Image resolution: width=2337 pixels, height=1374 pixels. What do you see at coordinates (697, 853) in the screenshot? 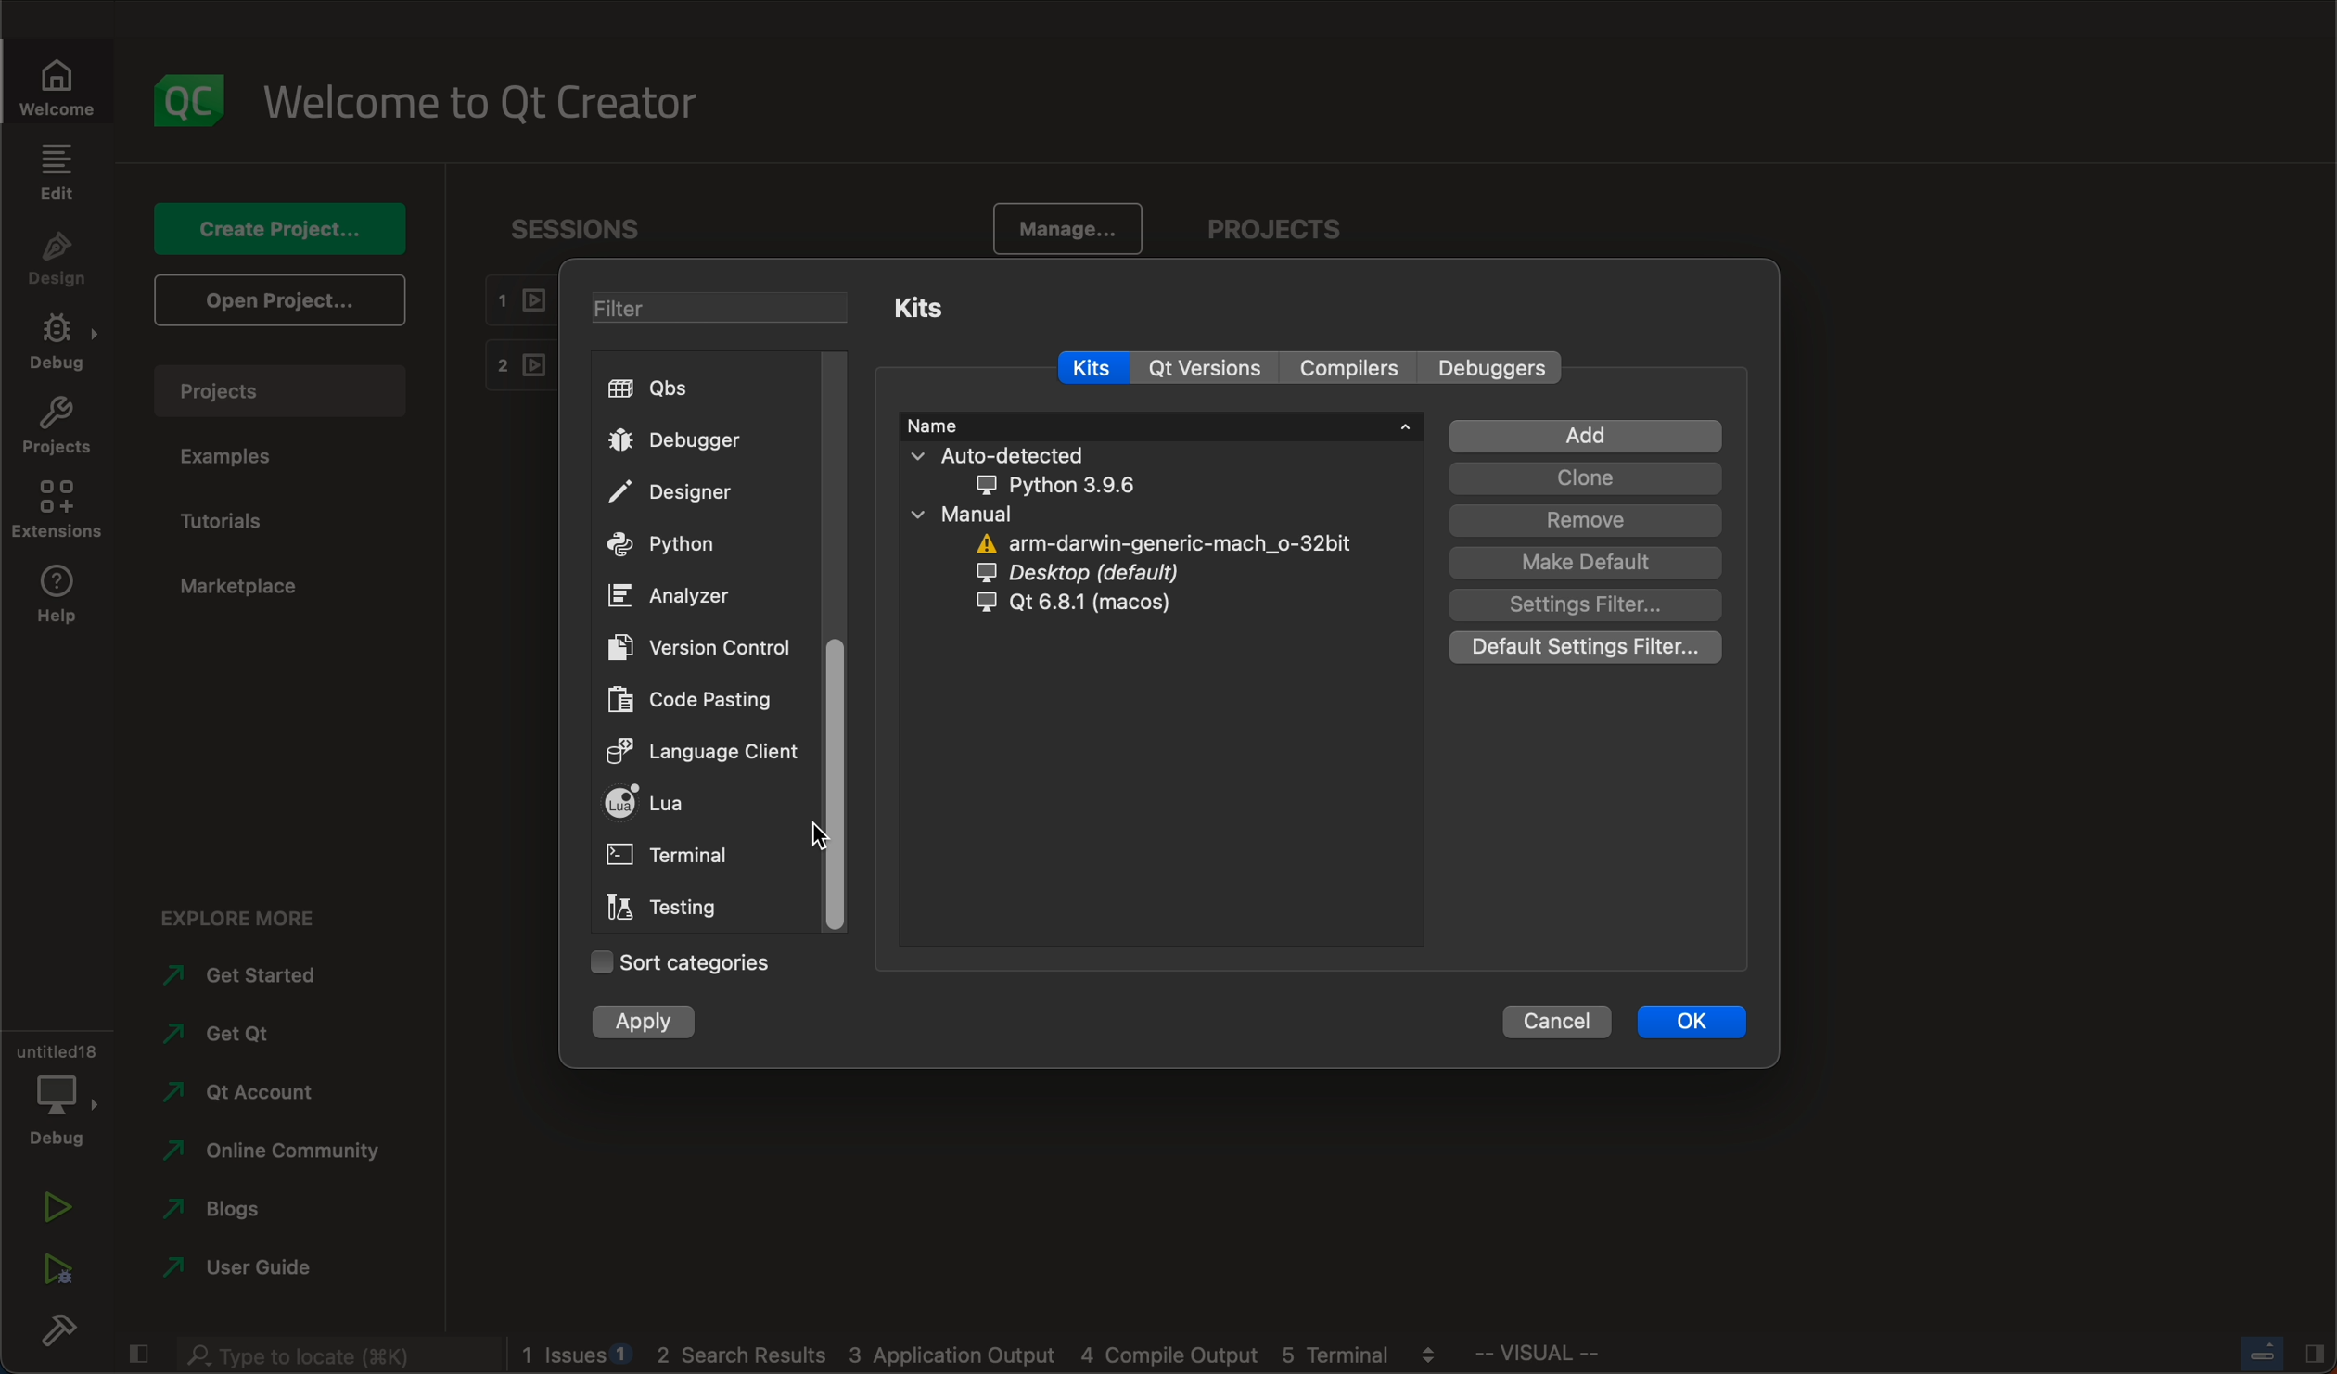
I see `terminal` at bounding box center [697, 853].